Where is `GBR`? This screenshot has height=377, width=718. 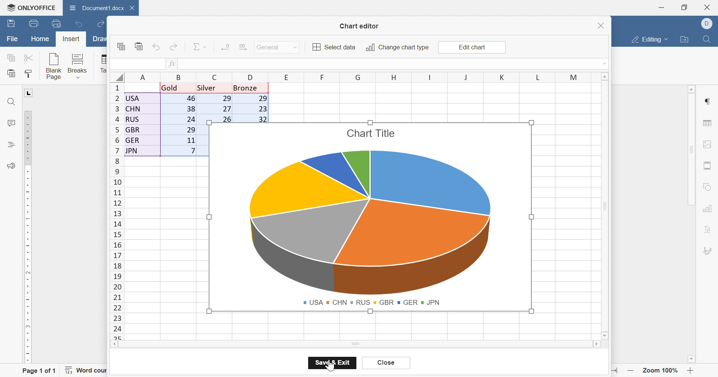
GBR is located at coordinates (384, 302).